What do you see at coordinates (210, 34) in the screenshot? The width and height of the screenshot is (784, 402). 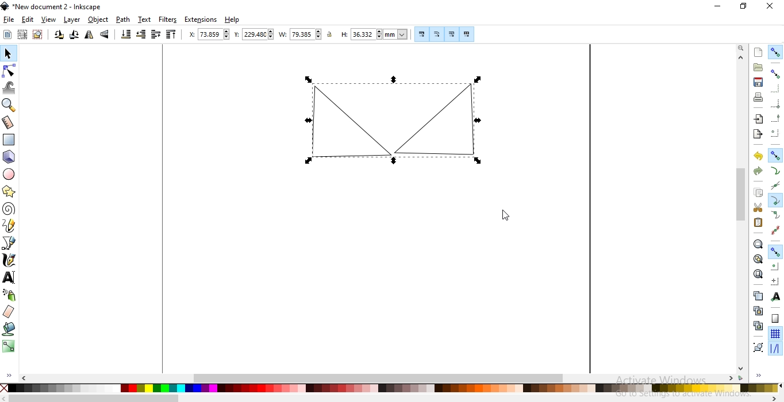 I see `horizontal coordinate of selection` at bounding box center [210, 34].